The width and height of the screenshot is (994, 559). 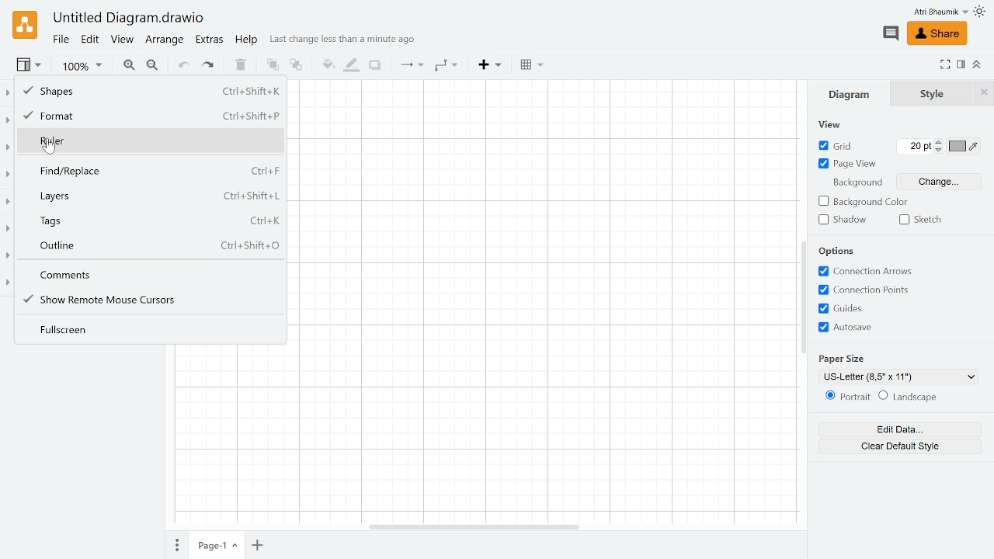 What do you see at coordinates (475, 526) in the screenshot?
I see `Horizontal scrolbar` at bounding box center [475, 526].